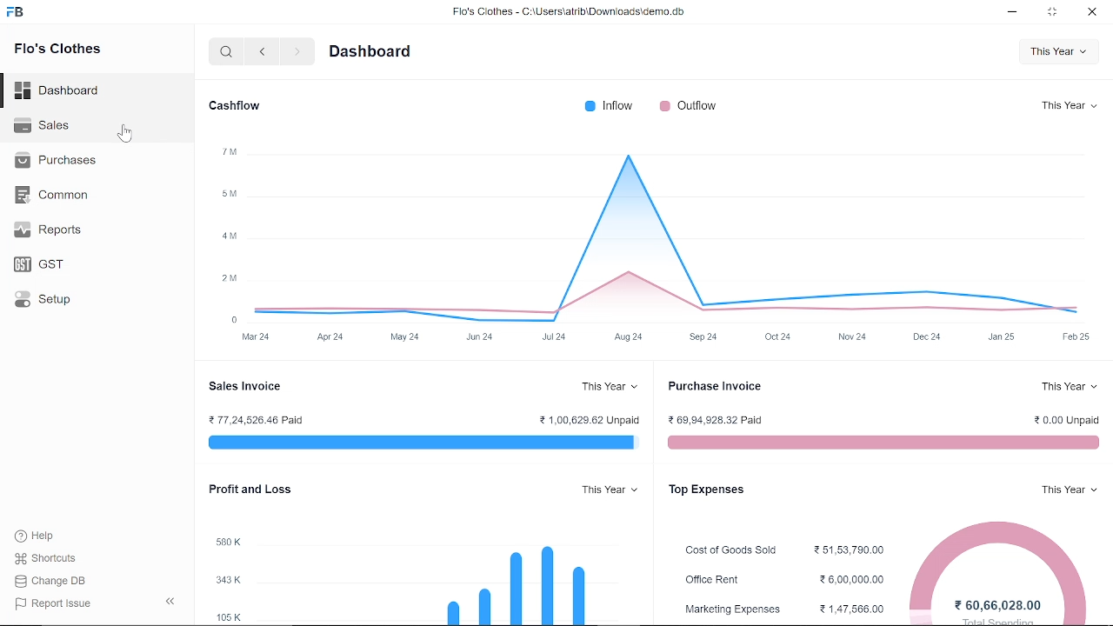 This screenshot has height=626, width=1113. Describe the element at coordinates (590, 417) in the screenshot. I see `2 1.00,629.62 Unpaid` at that location.